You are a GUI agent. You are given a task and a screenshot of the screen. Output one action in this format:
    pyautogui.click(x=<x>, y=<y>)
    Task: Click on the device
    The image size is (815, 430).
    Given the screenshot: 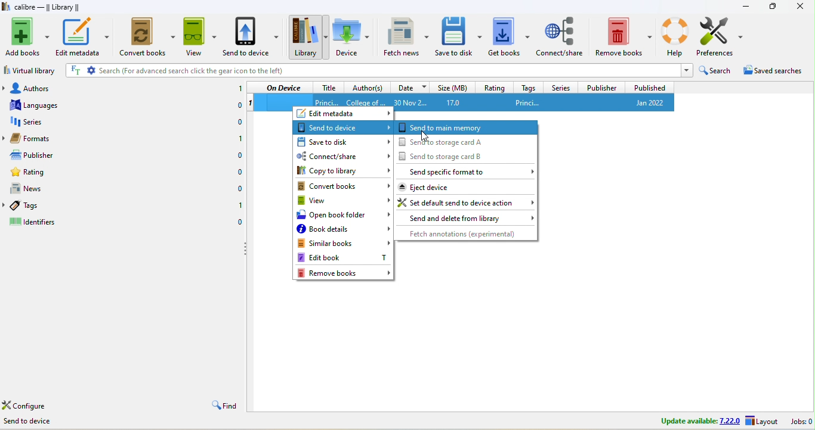 What is the action you would take?
    pyautogui.click(x=351, y=36)
    